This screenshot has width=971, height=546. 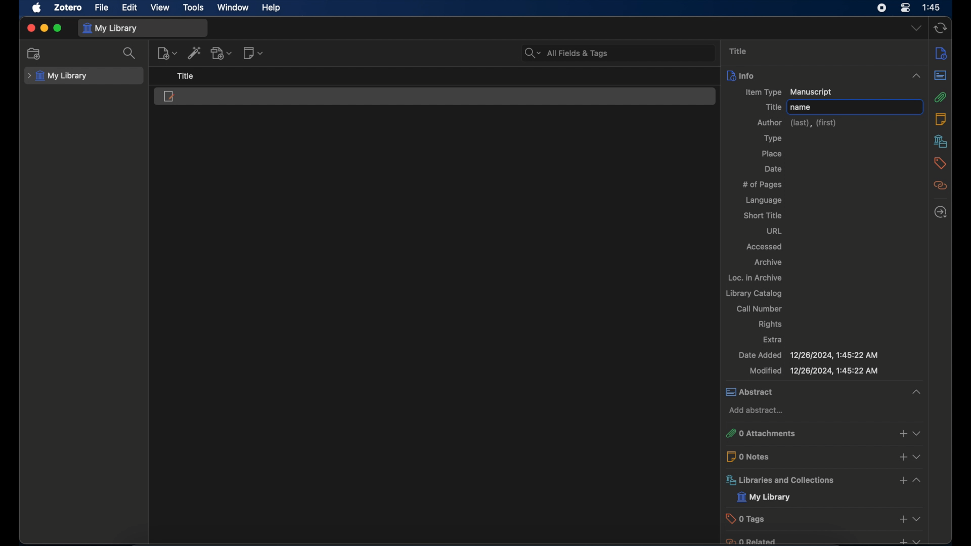 I want to click on new collection, so click(x=35, y=54).